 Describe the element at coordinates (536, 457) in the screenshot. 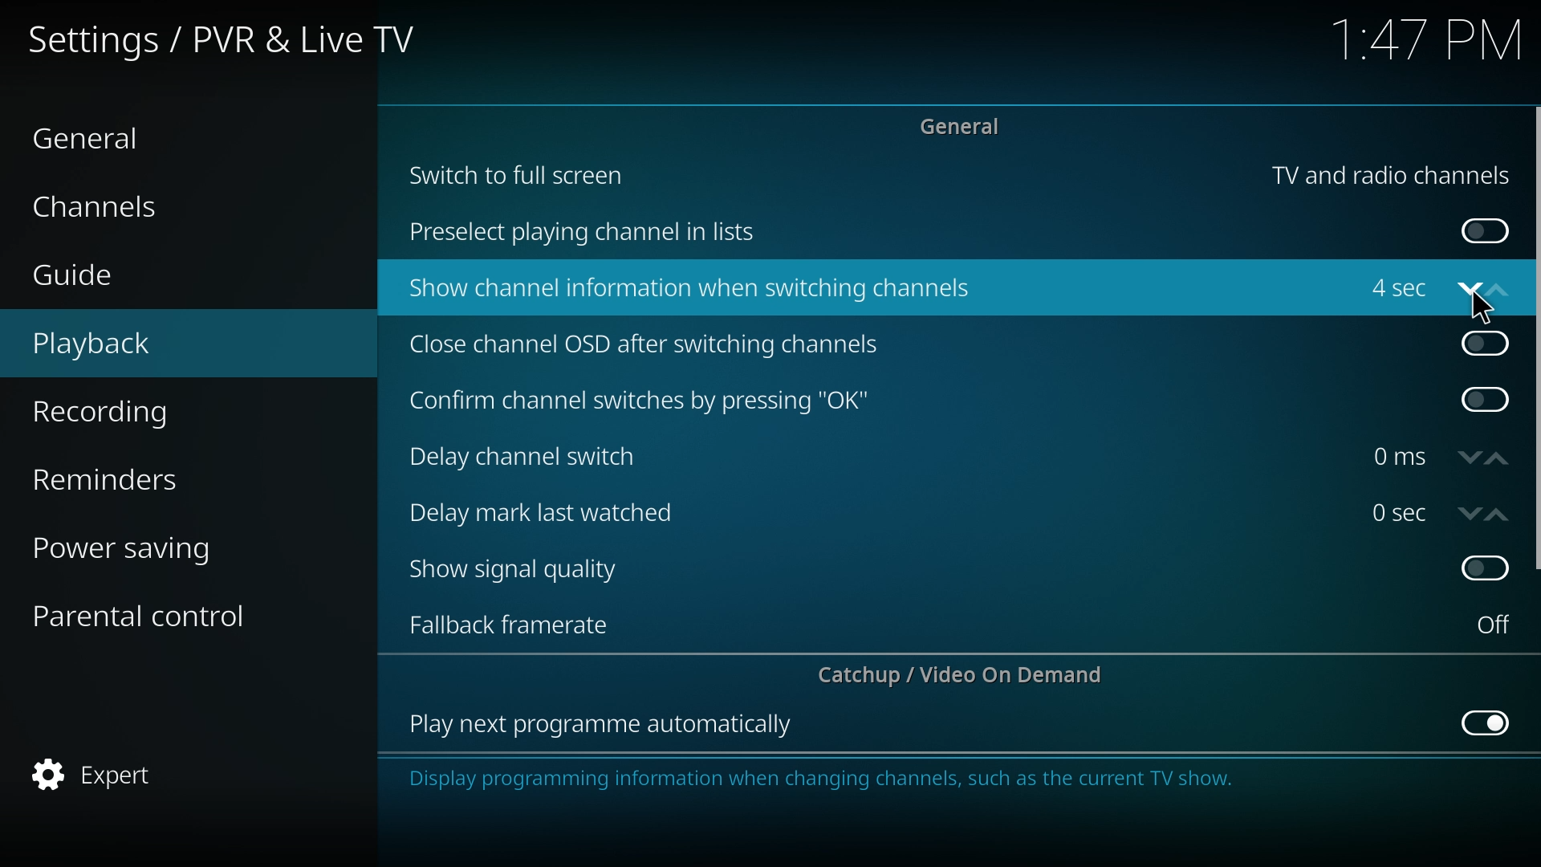

I see `delay channel switch` at that location.